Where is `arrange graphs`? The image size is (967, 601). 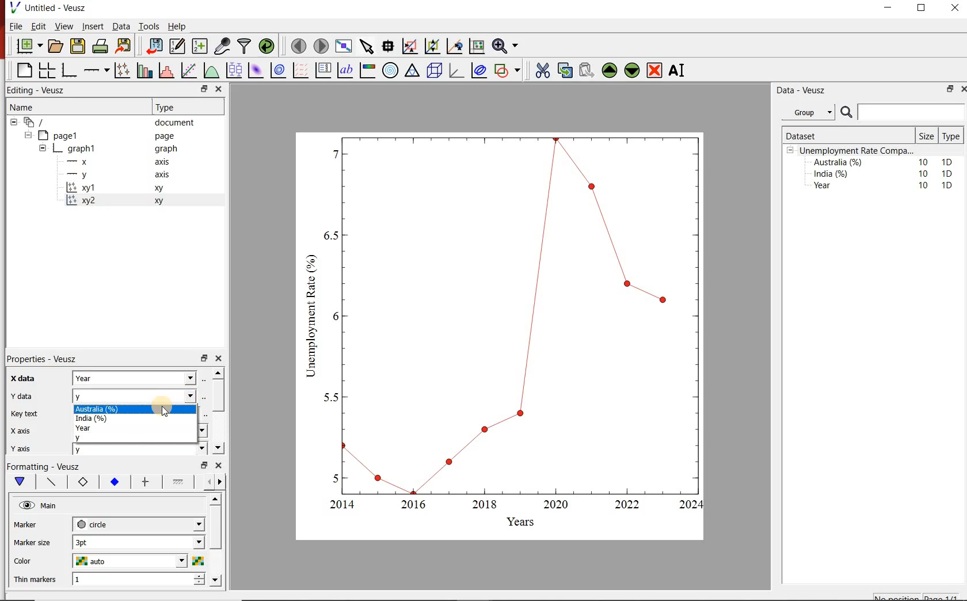
arrange graphs is located at coordinates (47, 70).